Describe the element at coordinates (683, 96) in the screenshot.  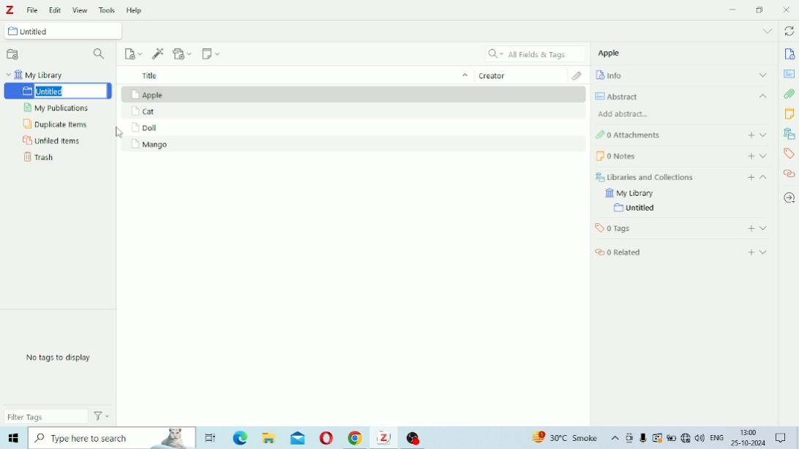
I see `Abstract` at that location.